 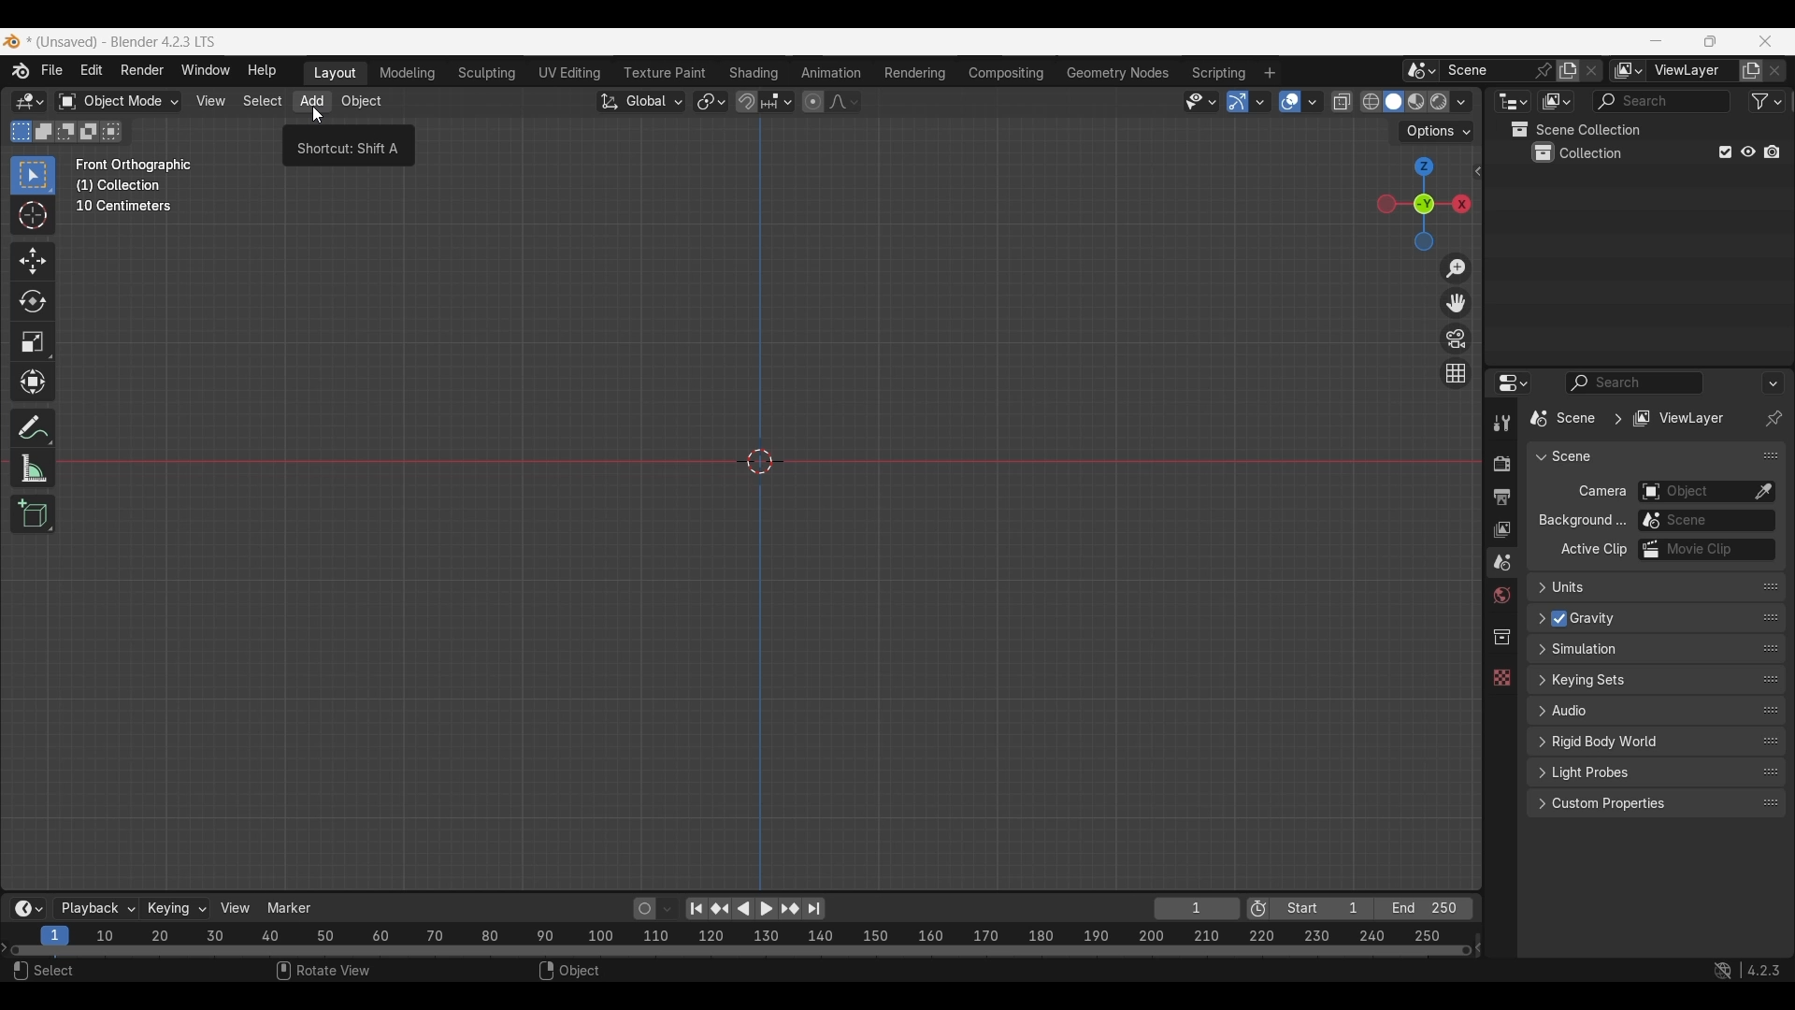 I want to click on More options, so click(x=26, y=909).